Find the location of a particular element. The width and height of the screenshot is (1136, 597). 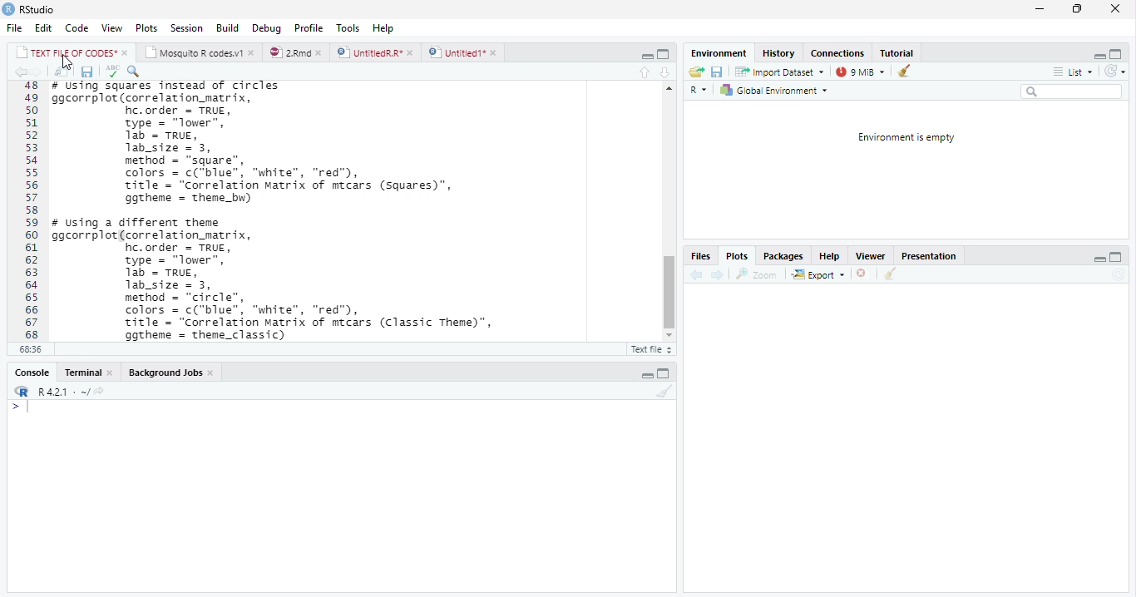

Export  is located at coordinates (817, 274).